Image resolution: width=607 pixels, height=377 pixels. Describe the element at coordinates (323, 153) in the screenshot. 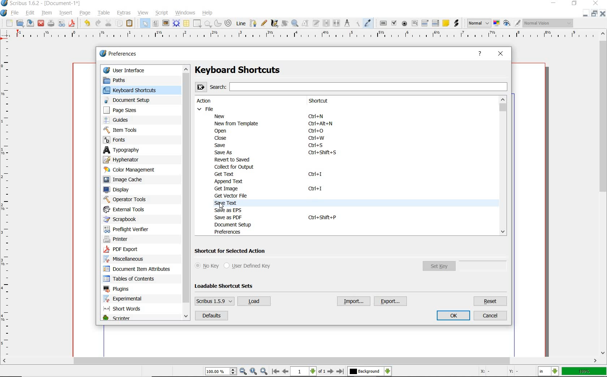

I see `Ctrl + Shift + S` at that location.